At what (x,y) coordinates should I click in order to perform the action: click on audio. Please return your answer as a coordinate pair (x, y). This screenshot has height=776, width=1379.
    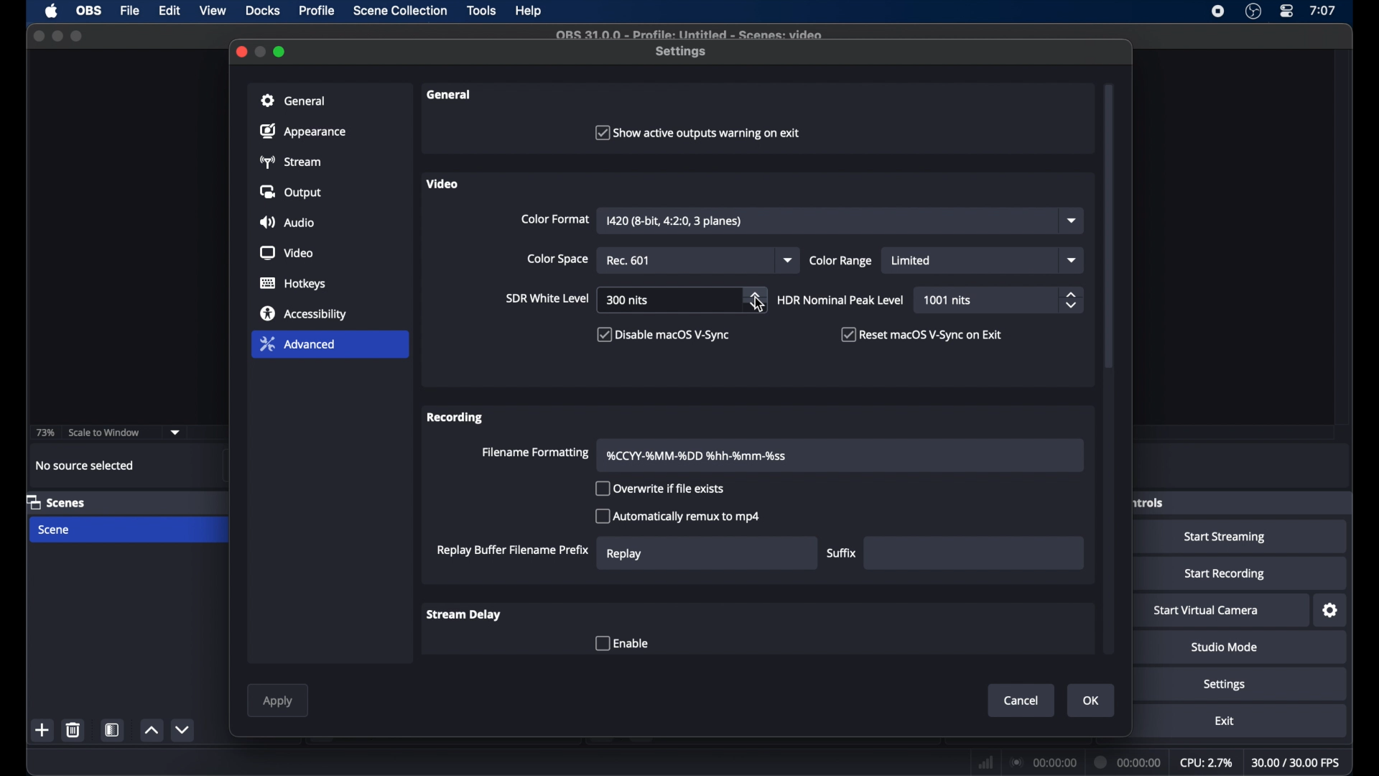
    Looking at the image, I should click on (286, 223).